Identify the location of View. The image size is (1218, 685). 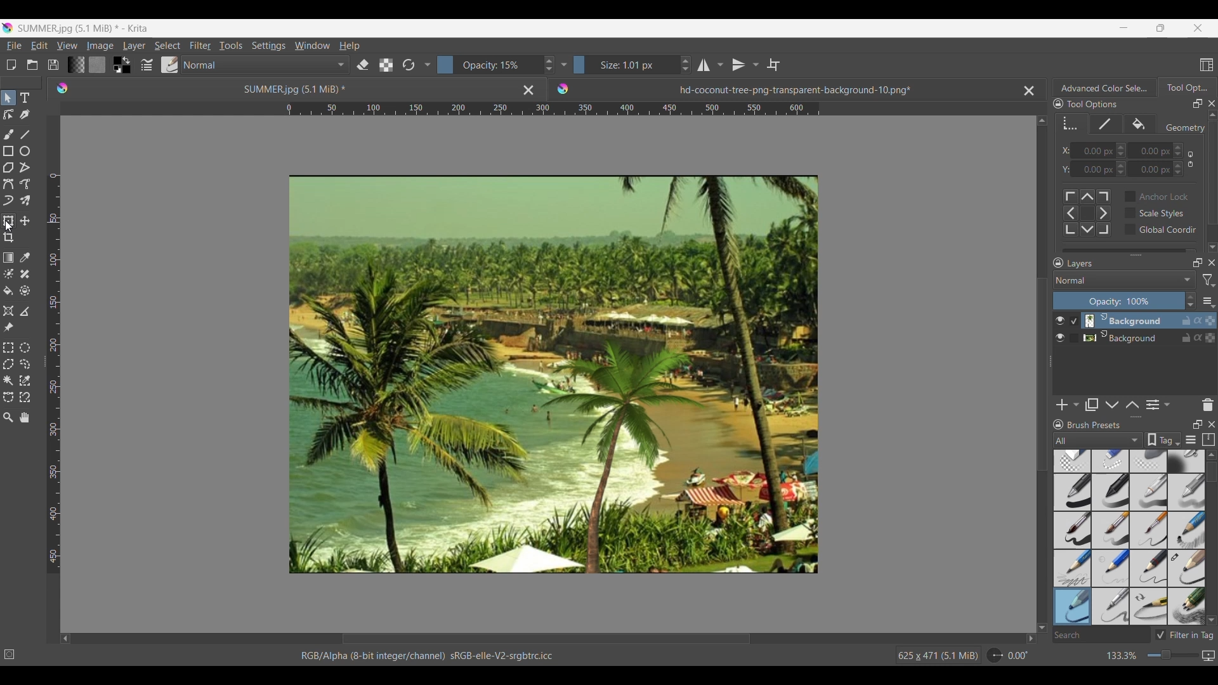
(67, 46).